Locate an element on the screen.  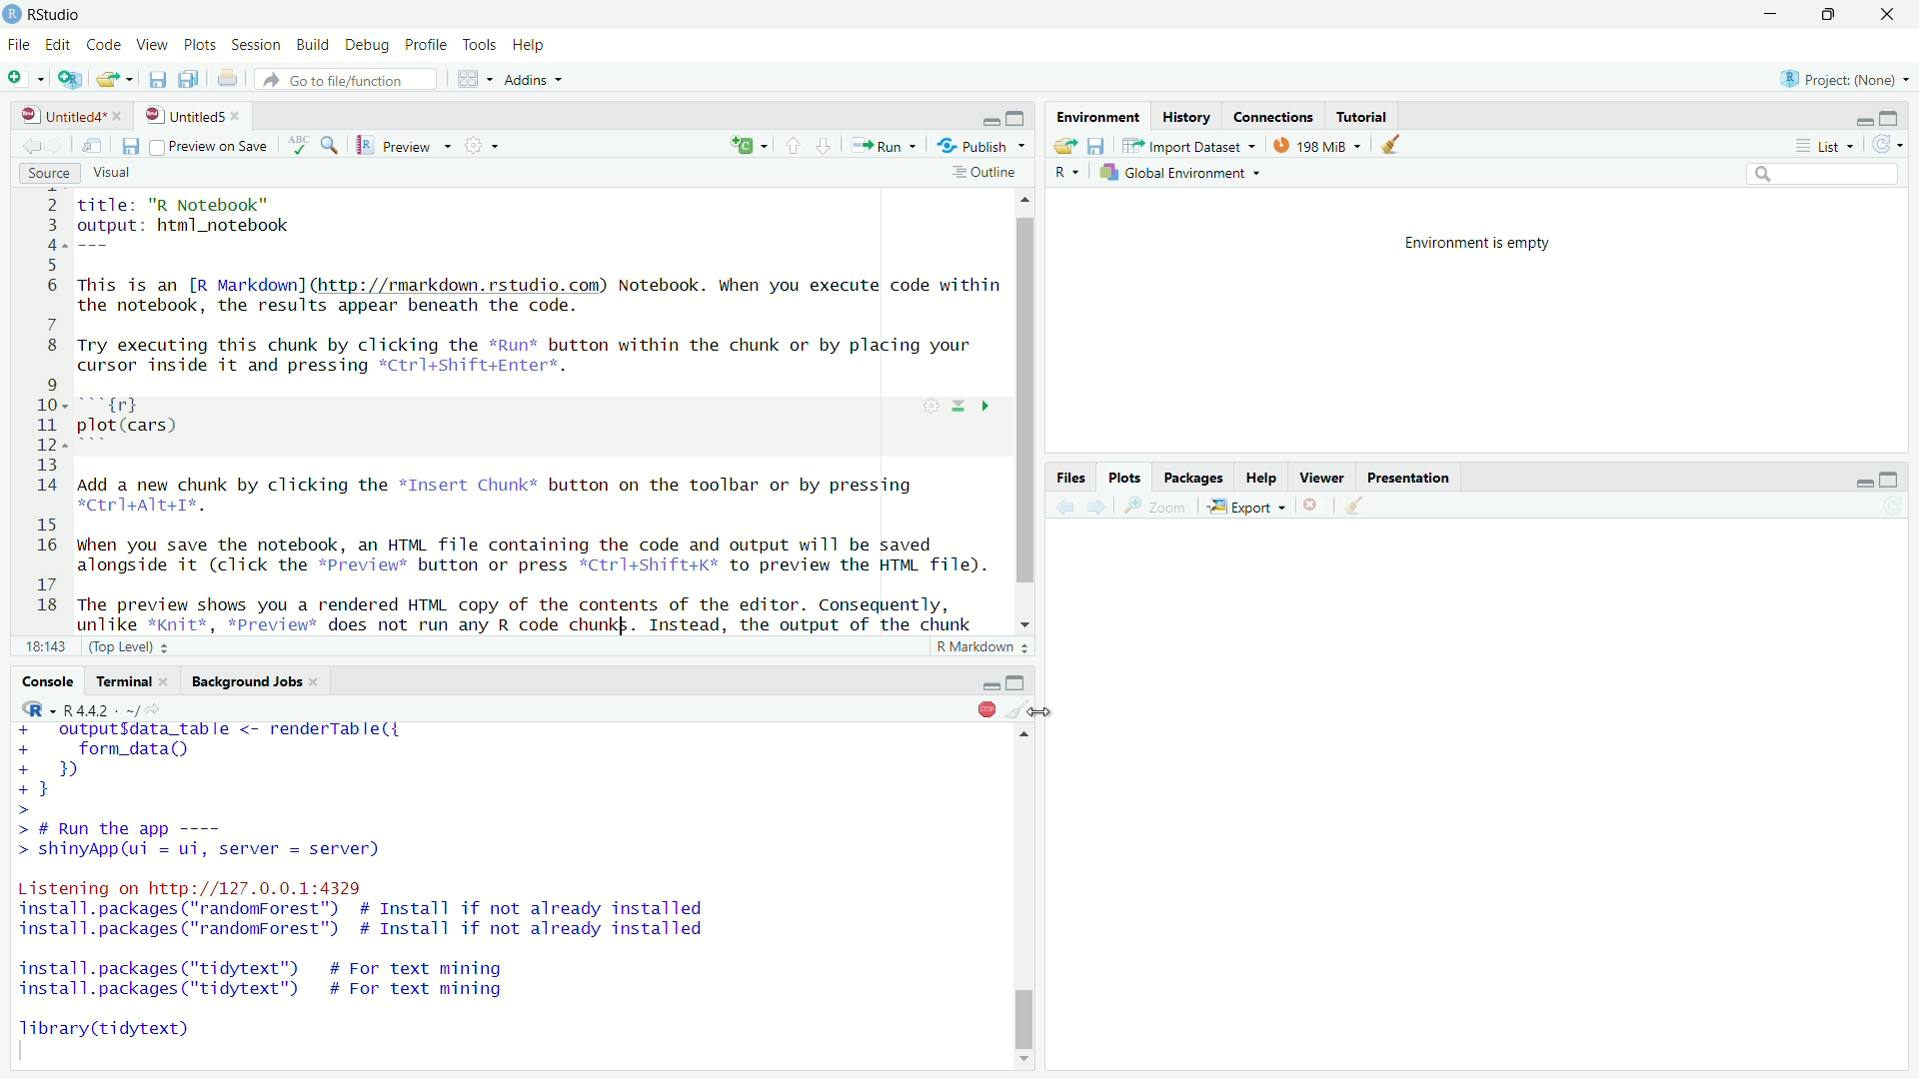
Run is located at coordinates (883, 145).